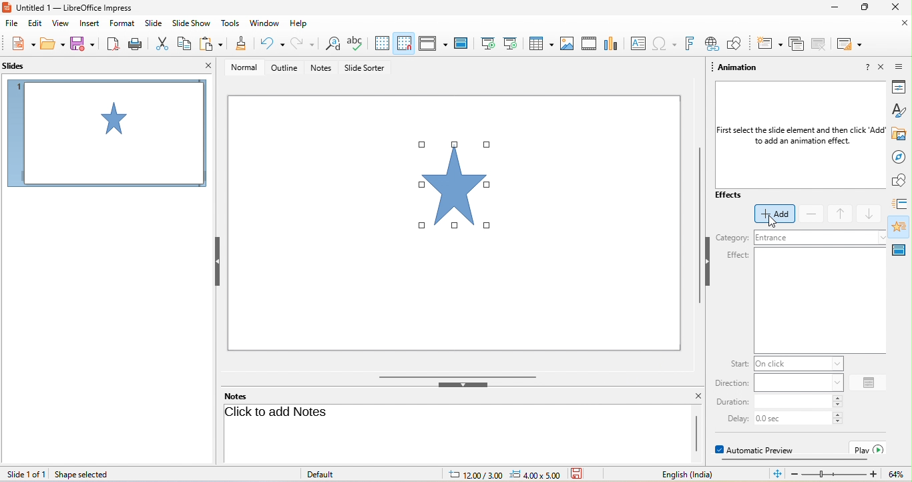 This screenshot has width=912, height=482. Describe the element at coordinates (841, 214) in the screenshot. I see `move up` at that location.